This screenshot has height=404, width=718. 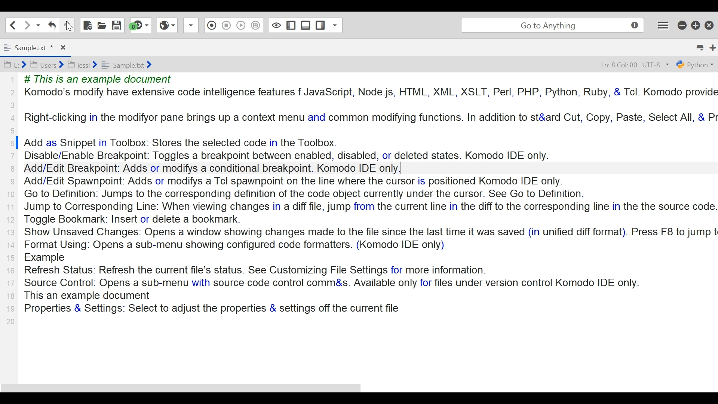 I want to click on File Encoding, so click(x=657, y=65).